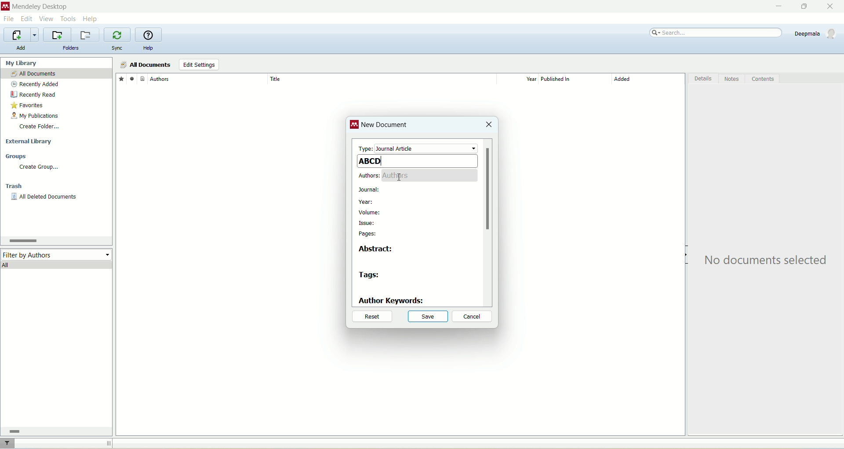 The image size is (844, 449). I want to click on external library, so click(30, 142).